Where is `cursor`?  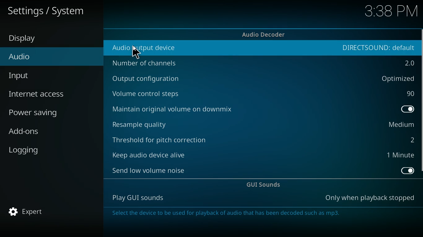 cursor is located at coordinates (137, 53).